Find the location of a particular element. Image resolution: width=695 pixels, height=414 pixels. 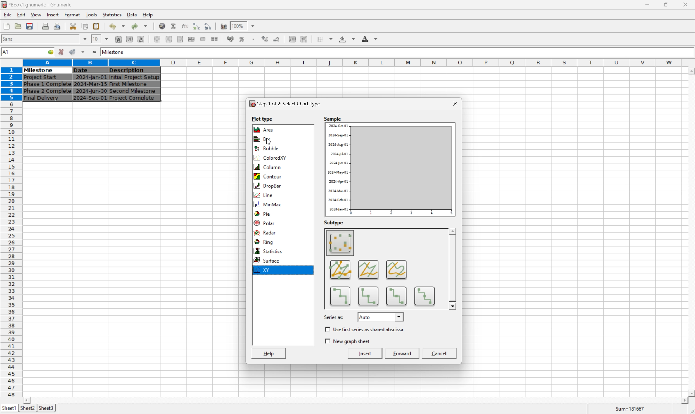

Milestone is located at coordinates (113, 51).